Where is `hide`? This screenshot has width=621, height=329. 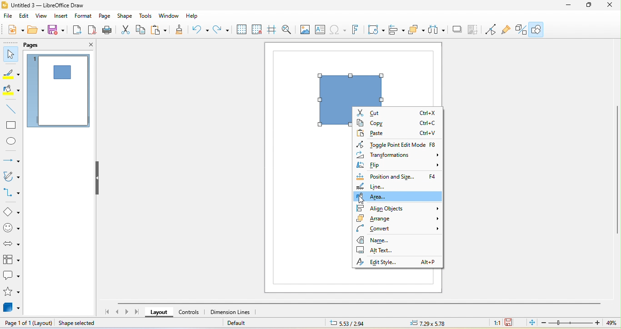 hide is located at coordinates (98, 179).